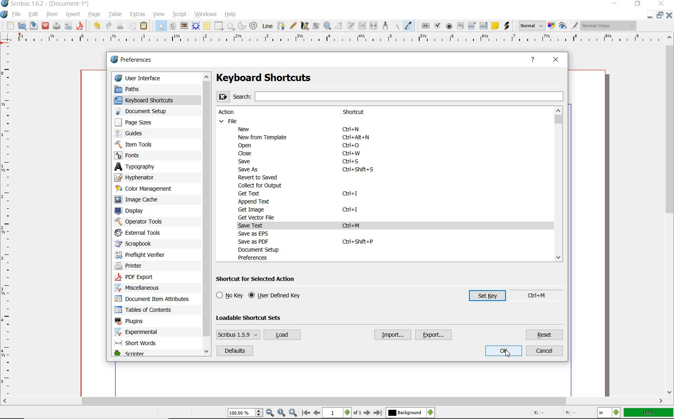  Describe the element at coordinates (638, 4) in the screenshot. I see `restore` at that location.